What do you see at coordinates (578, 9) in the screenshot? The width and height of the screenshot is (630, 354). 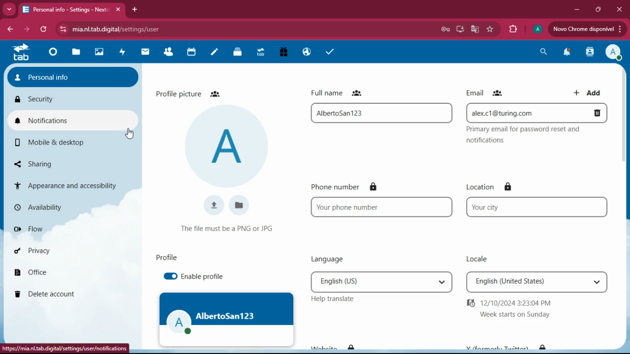 I see `minimize` at bounding box center [578, 9].